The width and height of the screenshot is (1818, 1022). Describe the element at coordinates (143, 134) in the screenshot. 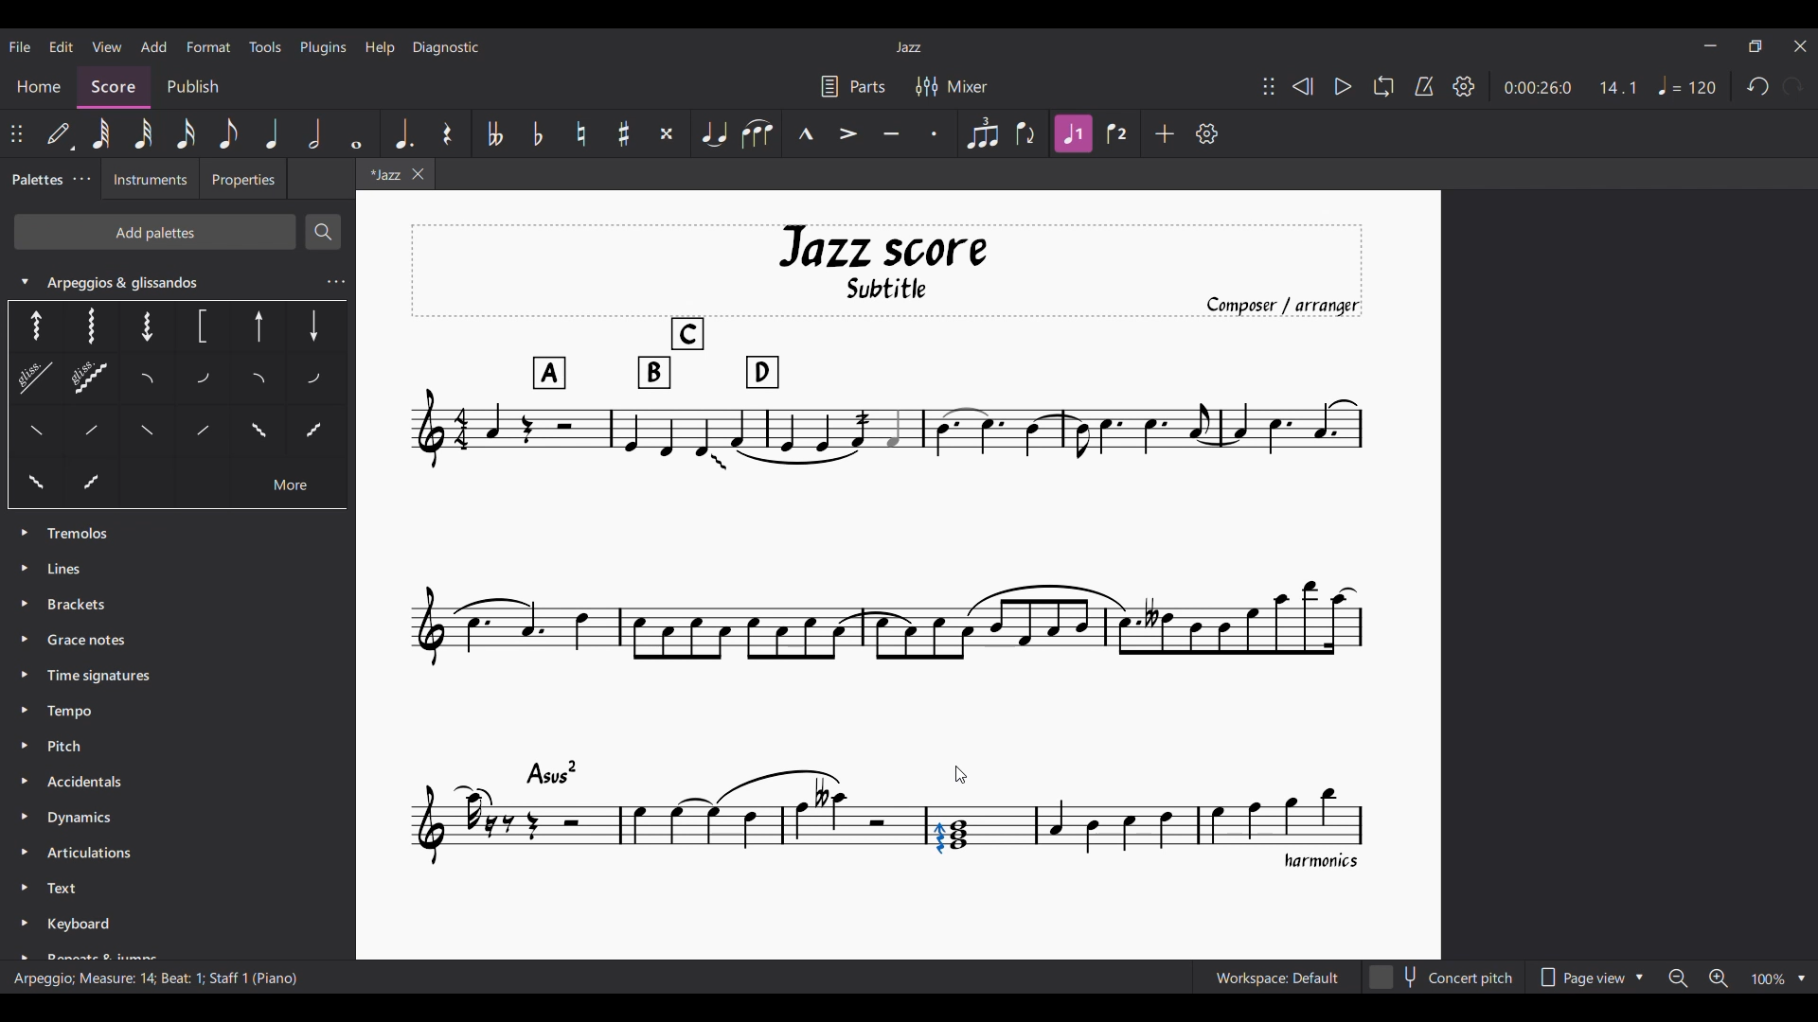

I see `32nd note` at that location.